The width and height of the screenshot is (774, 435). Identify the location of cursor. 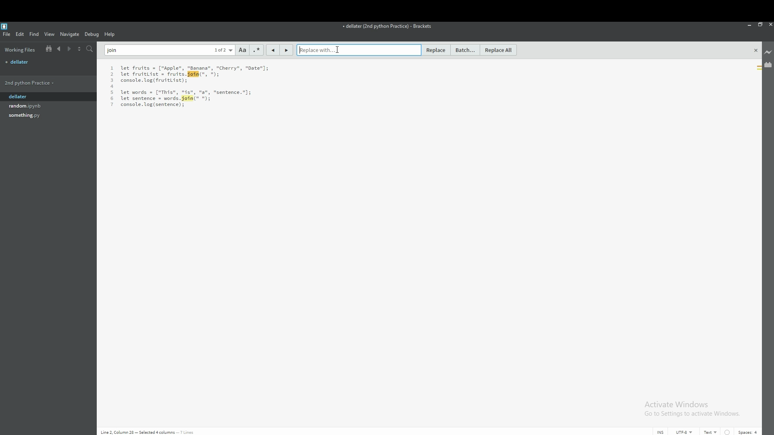
(338, 50).